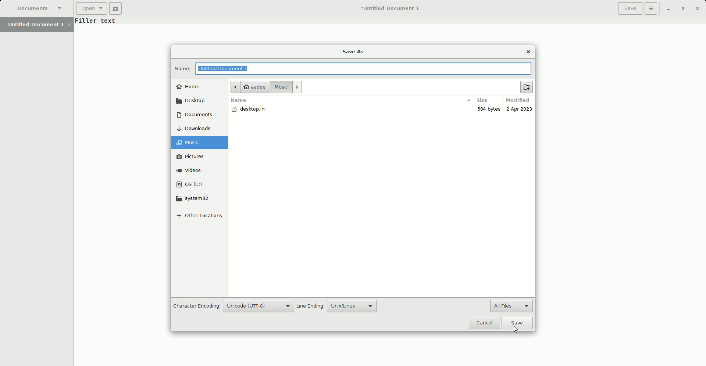  Describe the element at coordinates (195, 200) in the screenshot. I see `system32` at that location.